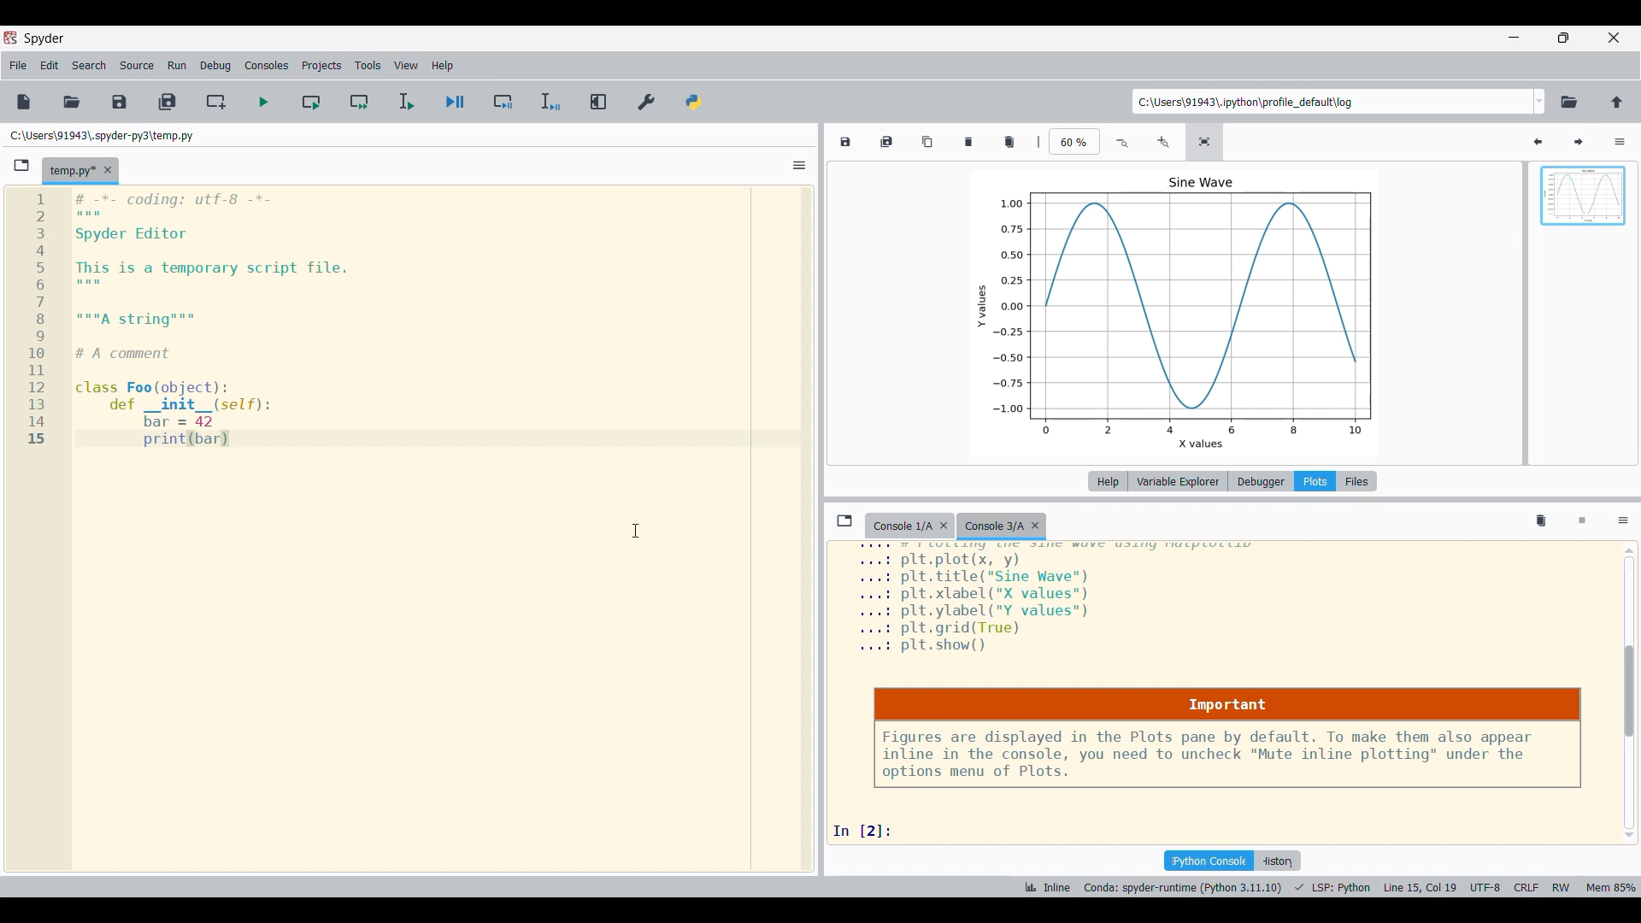 The width and height of the screenshot is (1641, 923). I want to click on Options, so click(1620, 142).